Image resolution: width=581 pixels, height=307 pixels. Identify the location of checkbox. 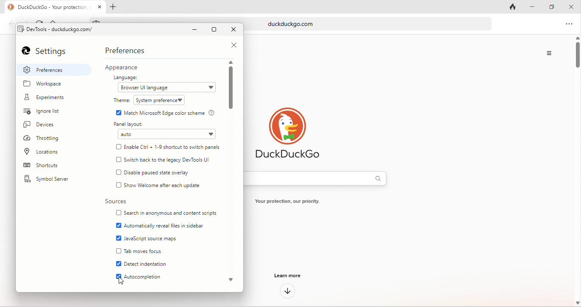
(119, 173).